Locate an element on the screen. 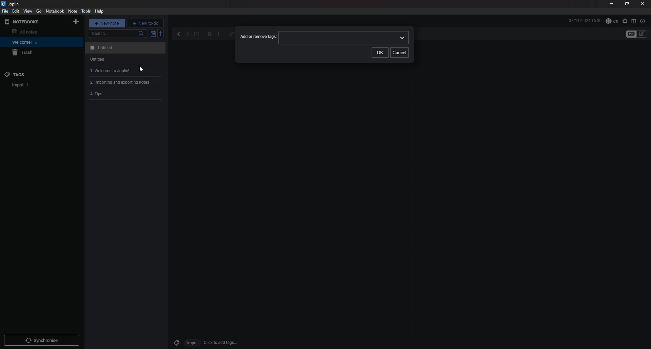 This screenshot has height=349, width=651. toggle sort order is located at coordinates (153, 34).